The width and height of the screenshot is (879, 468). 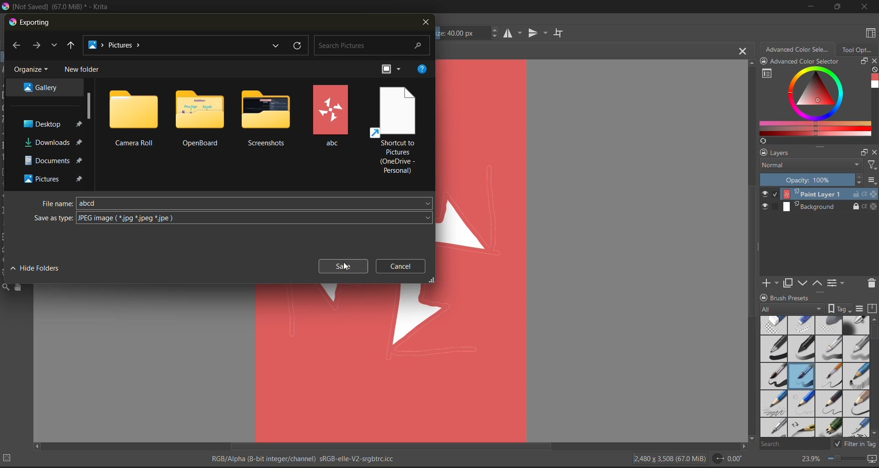 I want to click on change view, so click(x=391, y=69).